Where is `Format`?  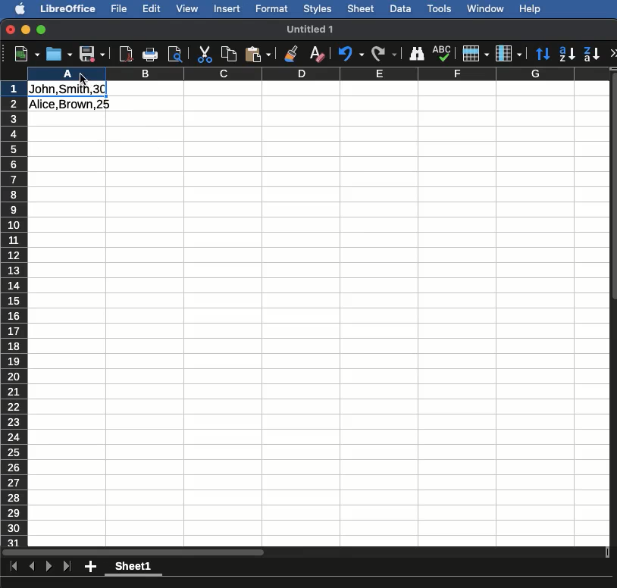
Format is located at coordinates (273, 10).